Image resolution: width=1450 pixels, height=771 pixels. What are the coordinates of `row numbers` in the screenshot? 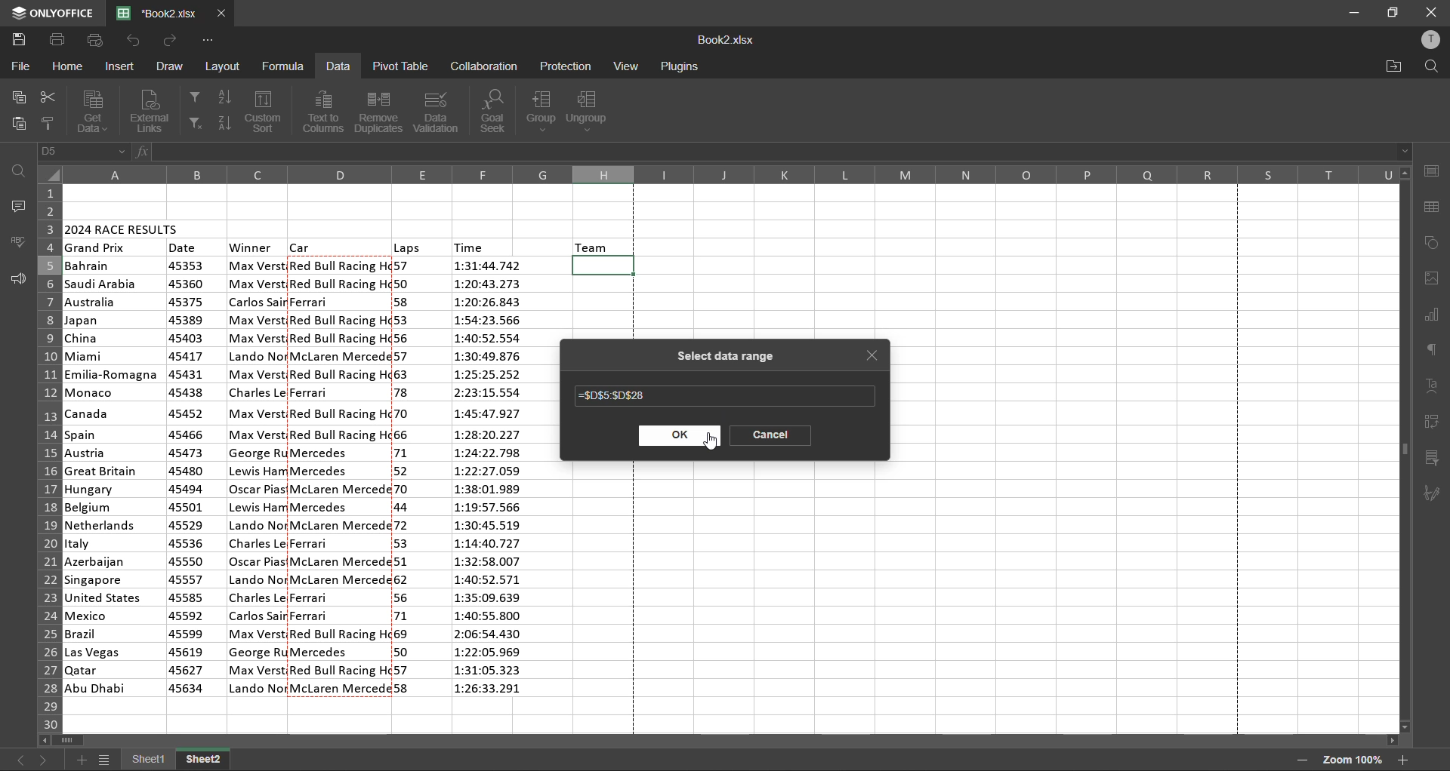 It's located at (46, 456).